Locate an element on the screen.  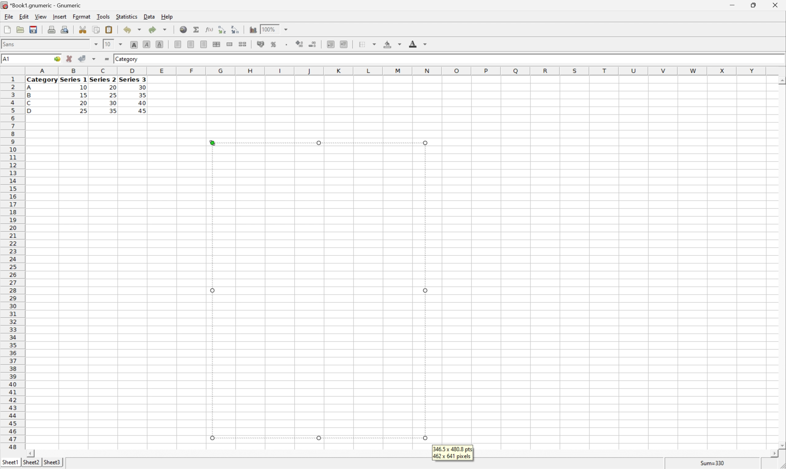
Undo is located at coordinates (133, 28).